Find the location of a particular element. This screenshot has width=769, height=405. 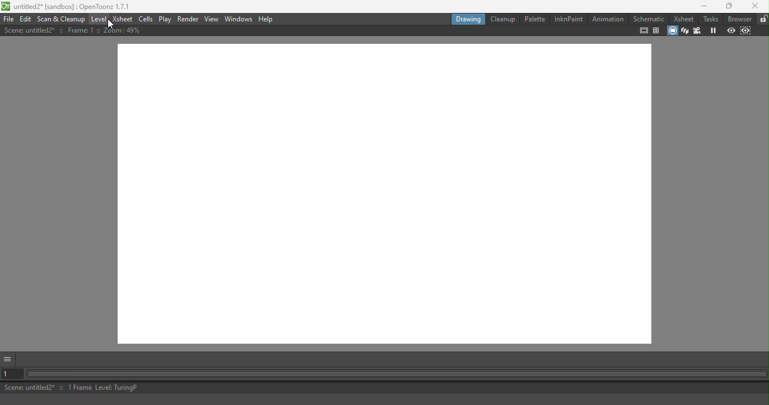

File name is located at coordinates (65, 6).